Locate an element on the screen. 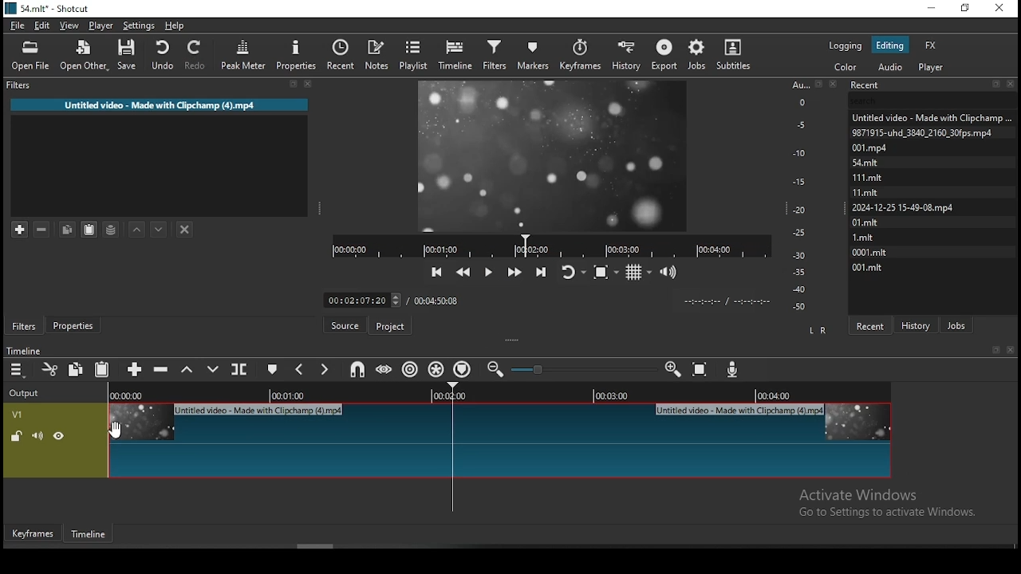 The width and height of the screenshot is (1021, 574). jobs is located at coordinates (958, 325).